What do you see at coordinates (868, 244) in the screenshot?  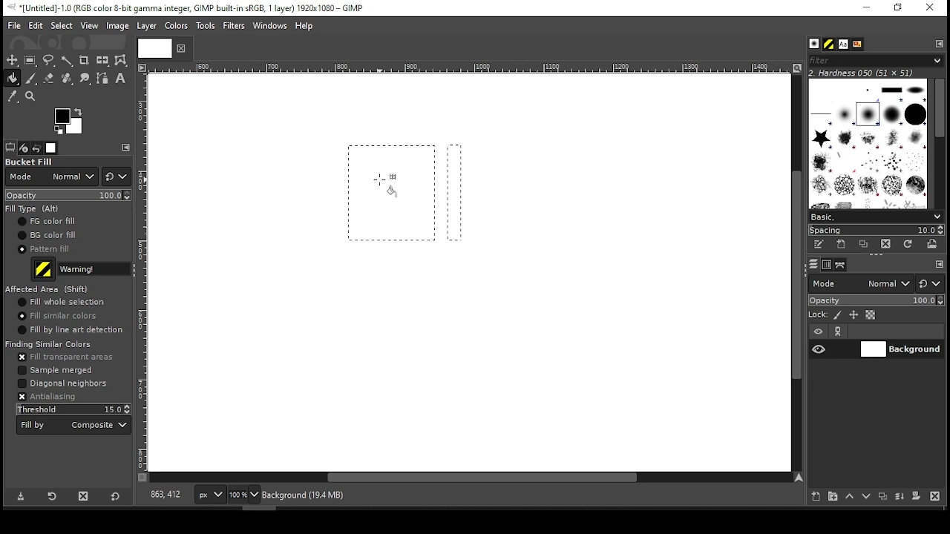 I see `duplicate this brush` at bounding box center [868, 244].